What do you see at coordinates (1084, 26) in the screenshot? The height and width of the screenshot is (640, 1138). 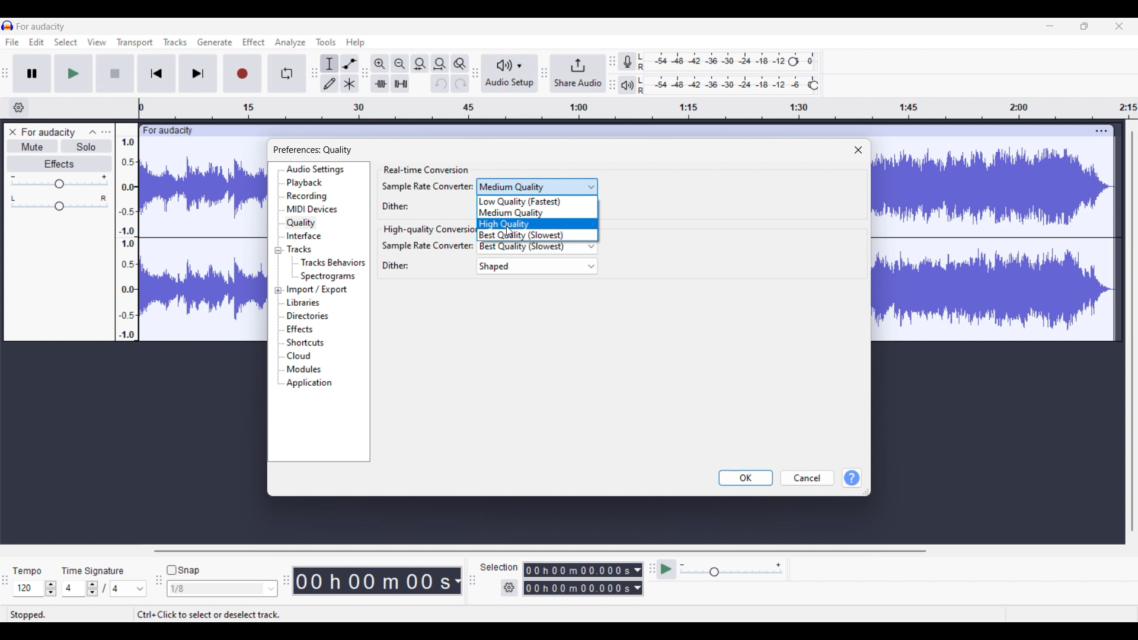 I see `Show in smaller tab` at bounding box center [1084, 26].